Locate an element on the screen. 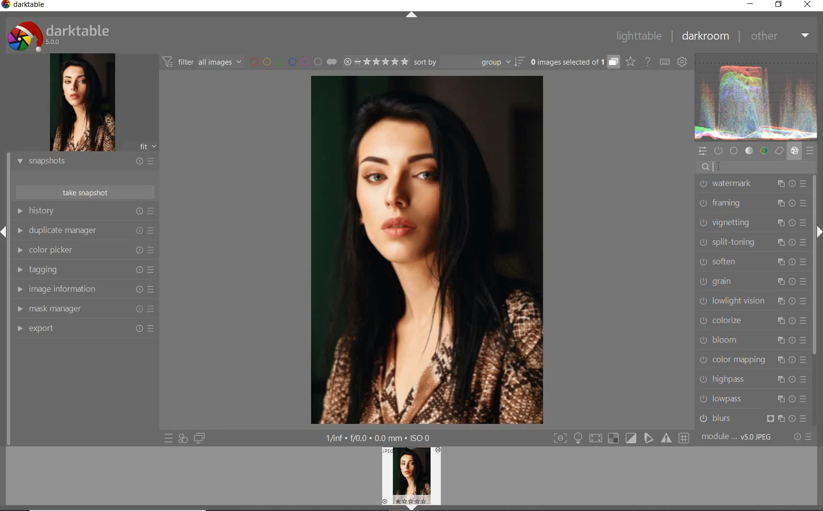 The height and width of the screenshot is (511, 823). set keyboard shortcuts is located at coordinates (665, 63).